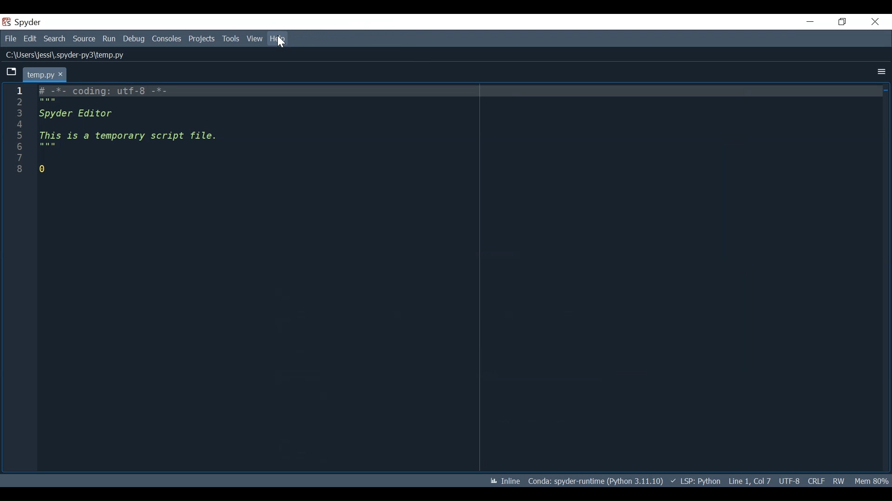  What do you see at coordinates (281, 41) in the screenshot?
I see `Cursor` at bounding box center [281, 41].